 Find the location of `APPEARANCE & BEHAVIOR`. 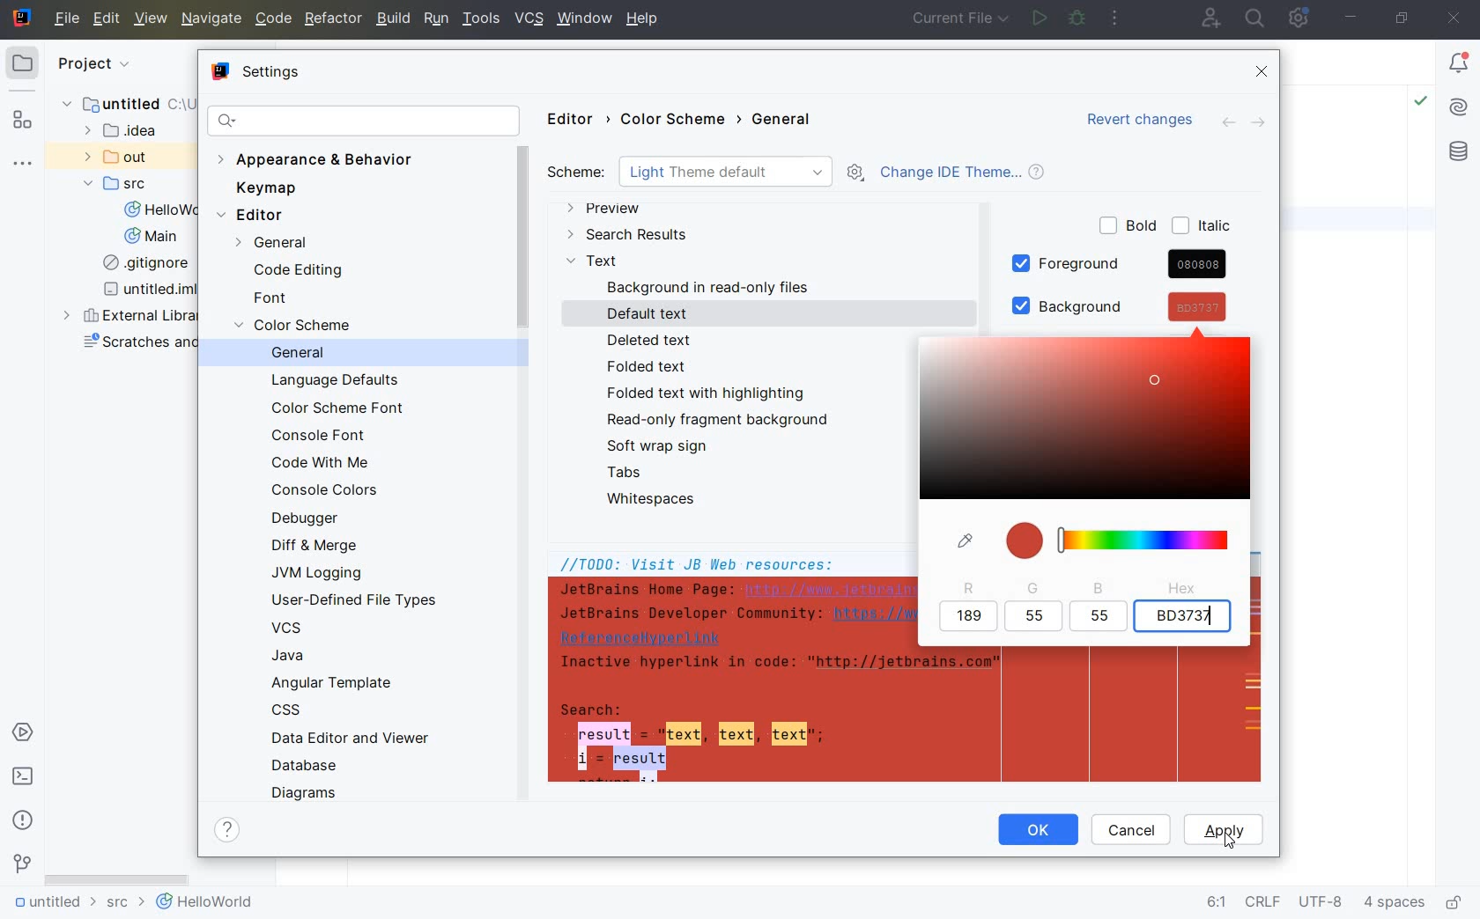

APPEARANCE & BEHAVIOR is located at coordinates (319, 161).